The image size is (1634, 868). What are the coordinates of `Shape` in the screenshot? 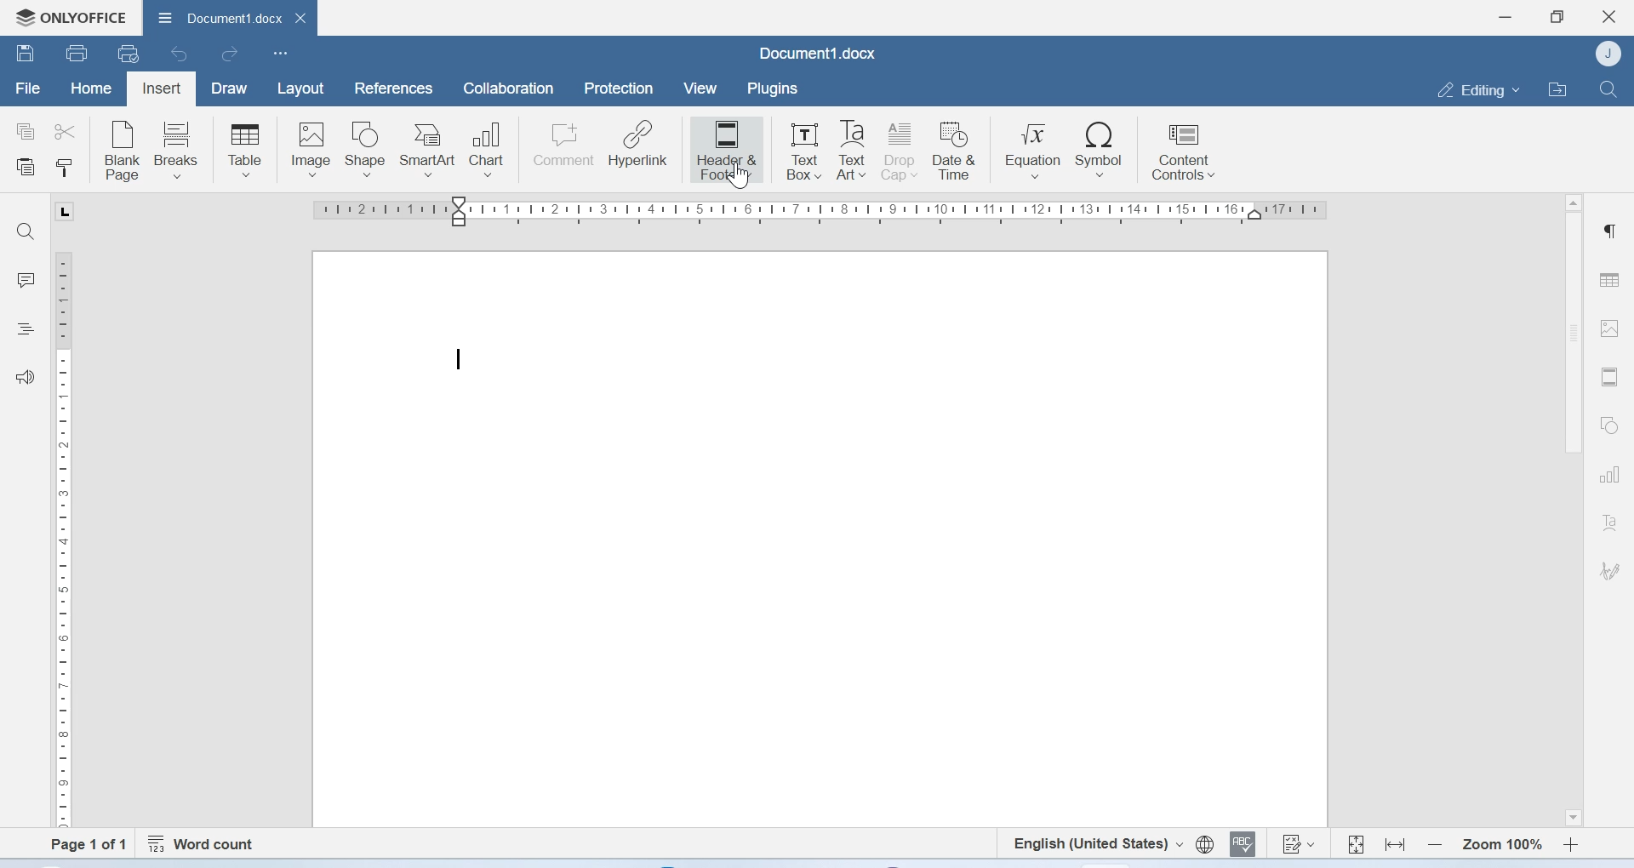 It's located at (368, 149).